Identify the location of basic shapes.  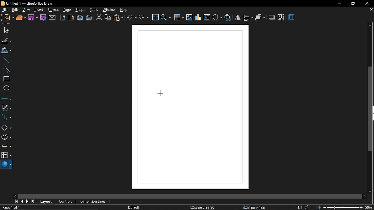
(7, 128).